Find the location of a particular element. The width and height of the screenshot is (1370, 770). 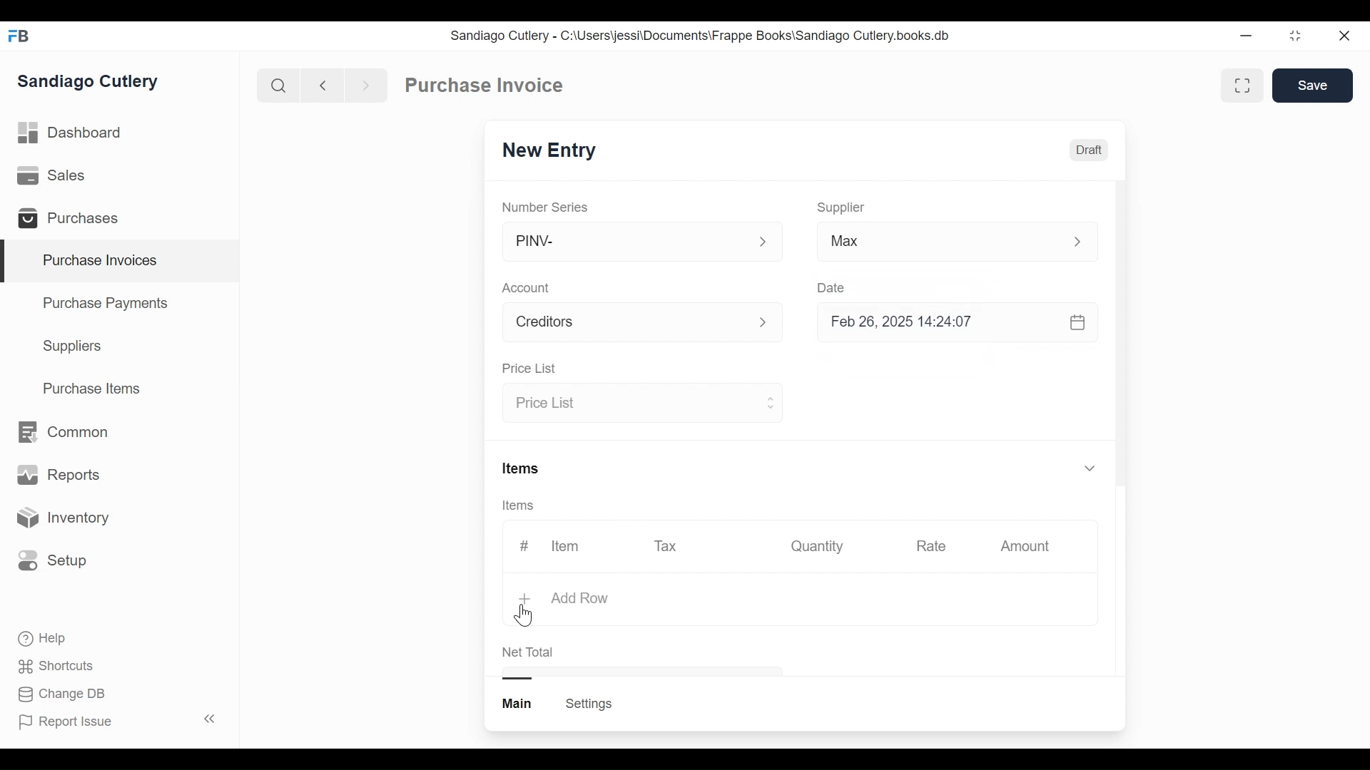

Item is located at coordinates (564, 546).